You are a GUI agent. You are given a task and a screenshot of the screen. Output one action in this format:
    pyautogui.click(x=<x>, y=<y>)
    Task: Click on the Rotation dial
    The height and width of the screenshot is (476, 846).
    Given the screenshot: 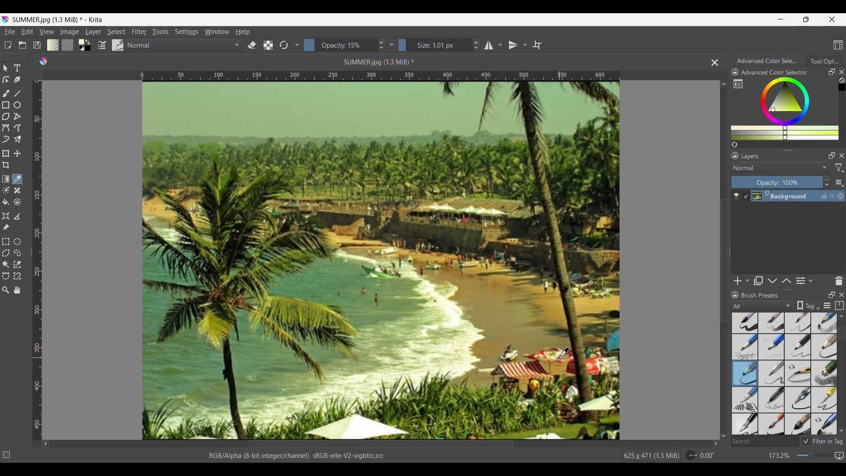 What is the action you would take?
    pyautogui.click(x=691, y=456)
    